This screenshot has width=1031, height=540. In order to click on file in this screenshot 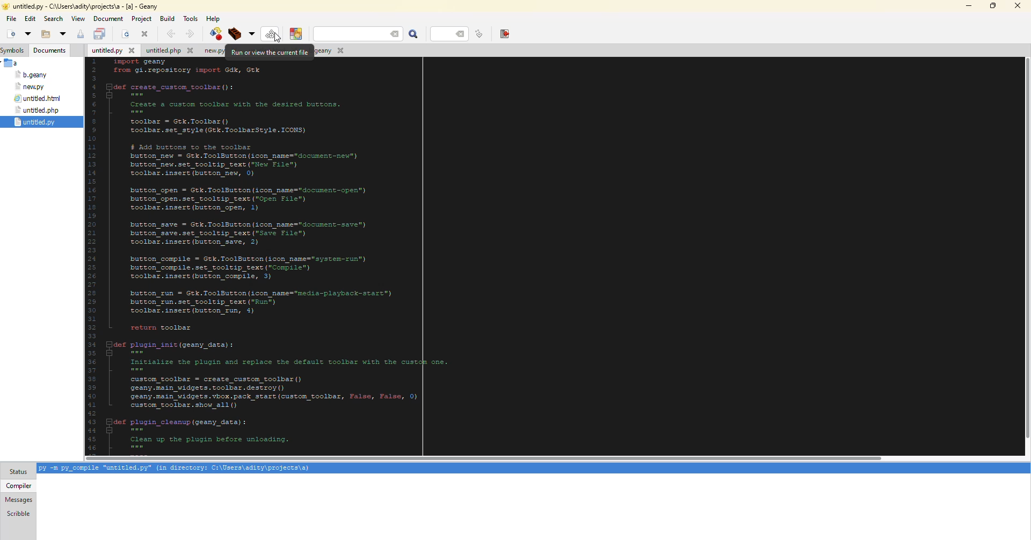, I will do `click(31, 86)`.